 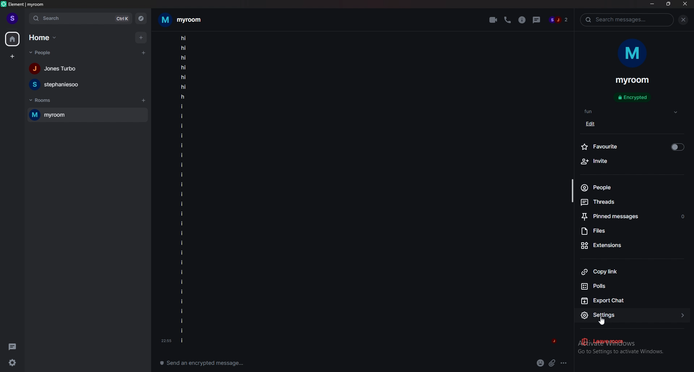 I want to click on info, so click(x=522, y=20).